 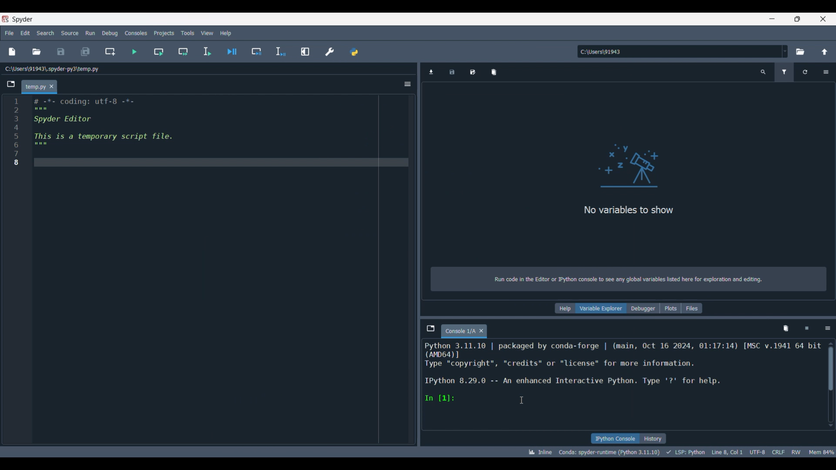 What do you see at coordinates (45, 33) in the screenshot?
I see `Search menu` at bounding box center [45, 33].